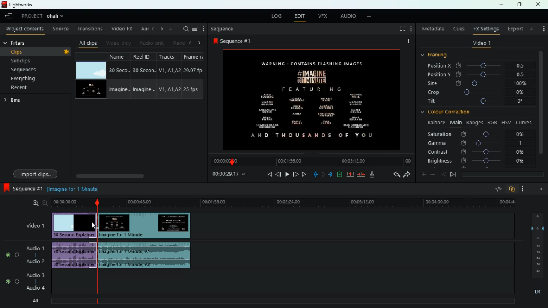 Image resolution: width=548 pixels, height=308 pixels. What do you see at coordinates (482, 44) in the screenshot?
I see `video 1` at bounding box center [482, 44].